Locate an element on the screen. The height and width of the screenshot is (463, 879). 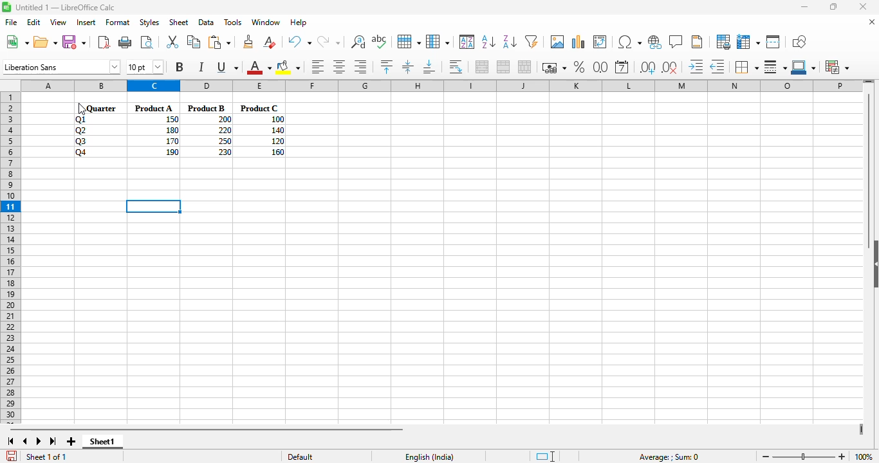
find and replace is located at coordinates (358, 41).